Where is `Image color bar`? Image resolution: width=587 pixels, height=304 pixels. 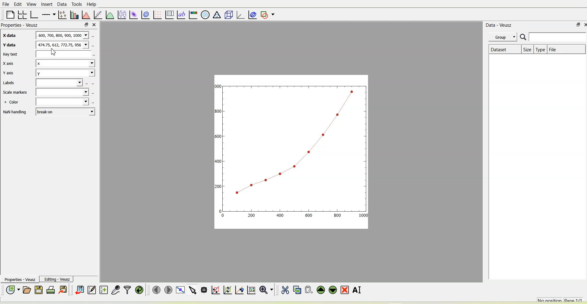
Image color bar is located at coordinates (193, 14).